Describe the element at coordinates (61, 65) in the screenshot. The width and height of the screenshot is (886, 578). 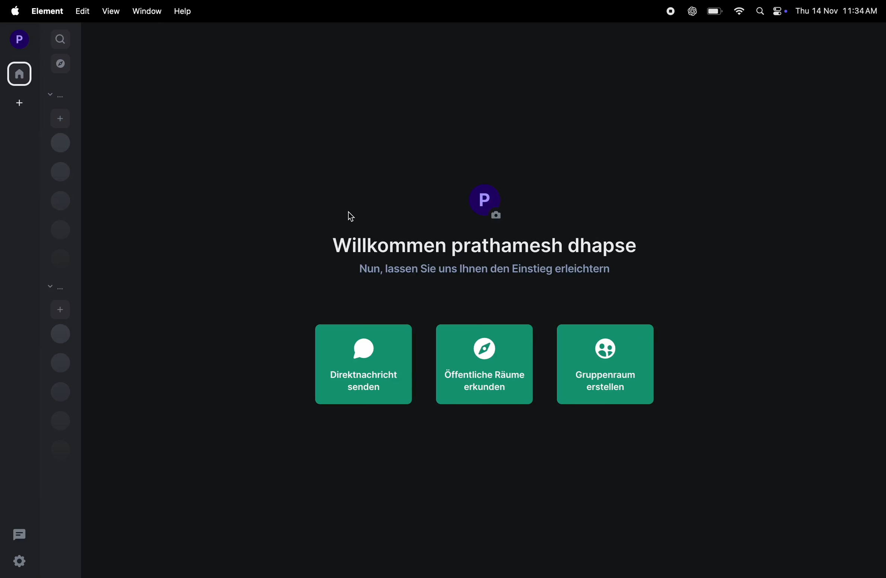
I see `explore rooms` at that location.